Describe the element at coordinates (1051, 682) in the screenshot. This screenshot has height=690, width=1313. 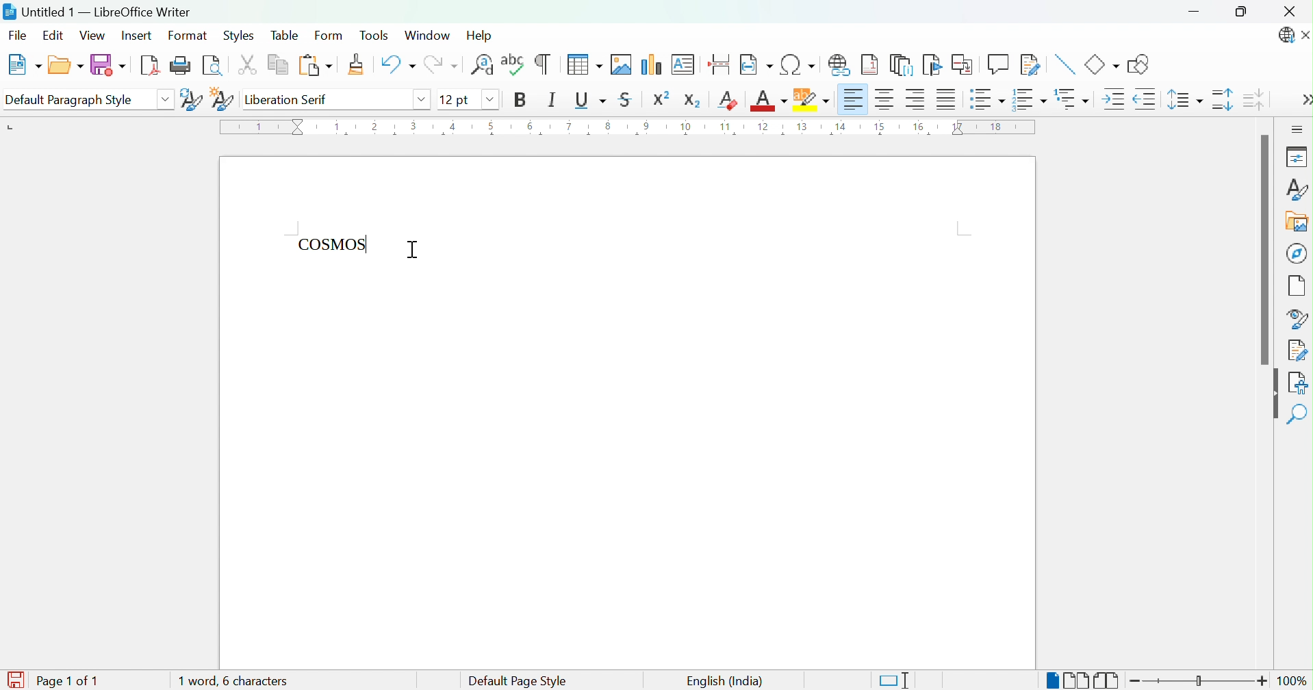
I see `Single-page view` at that location.